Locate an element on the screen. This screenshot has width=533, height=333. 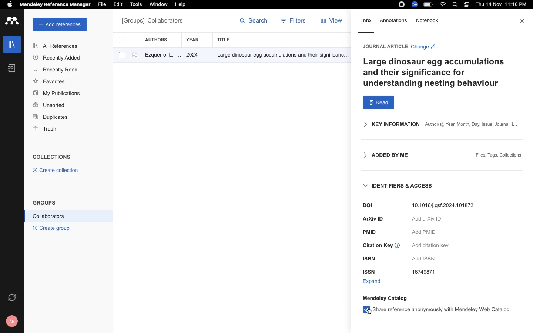
® Create group is located at coordinates (50, 228).